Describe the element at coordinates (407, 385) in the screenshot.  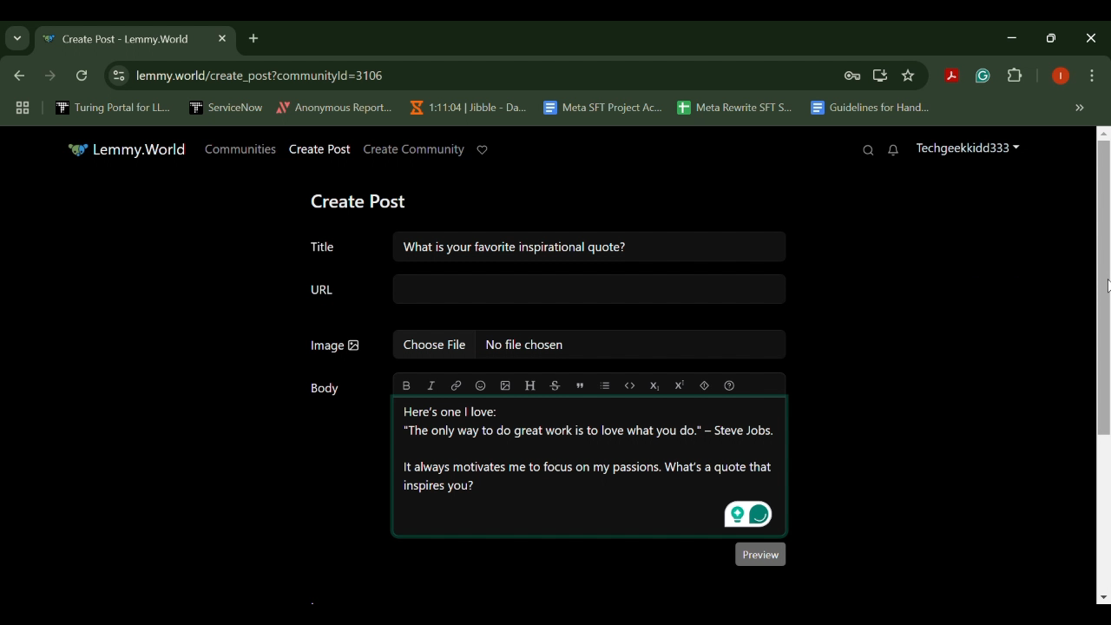
I see `bold` at that location.